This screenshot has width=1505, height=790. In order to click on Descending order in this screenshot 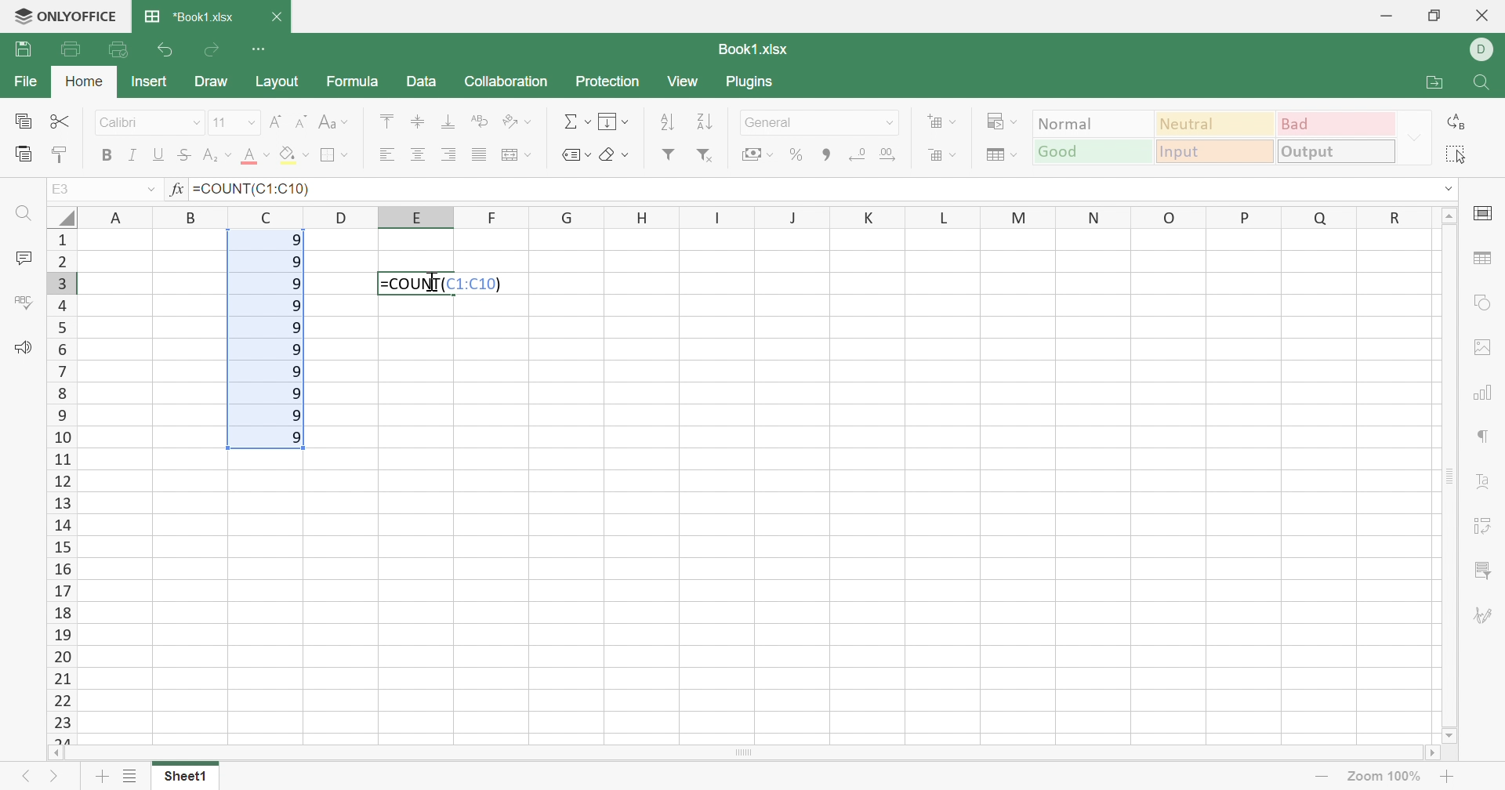, I will do `click(706, 120)`.